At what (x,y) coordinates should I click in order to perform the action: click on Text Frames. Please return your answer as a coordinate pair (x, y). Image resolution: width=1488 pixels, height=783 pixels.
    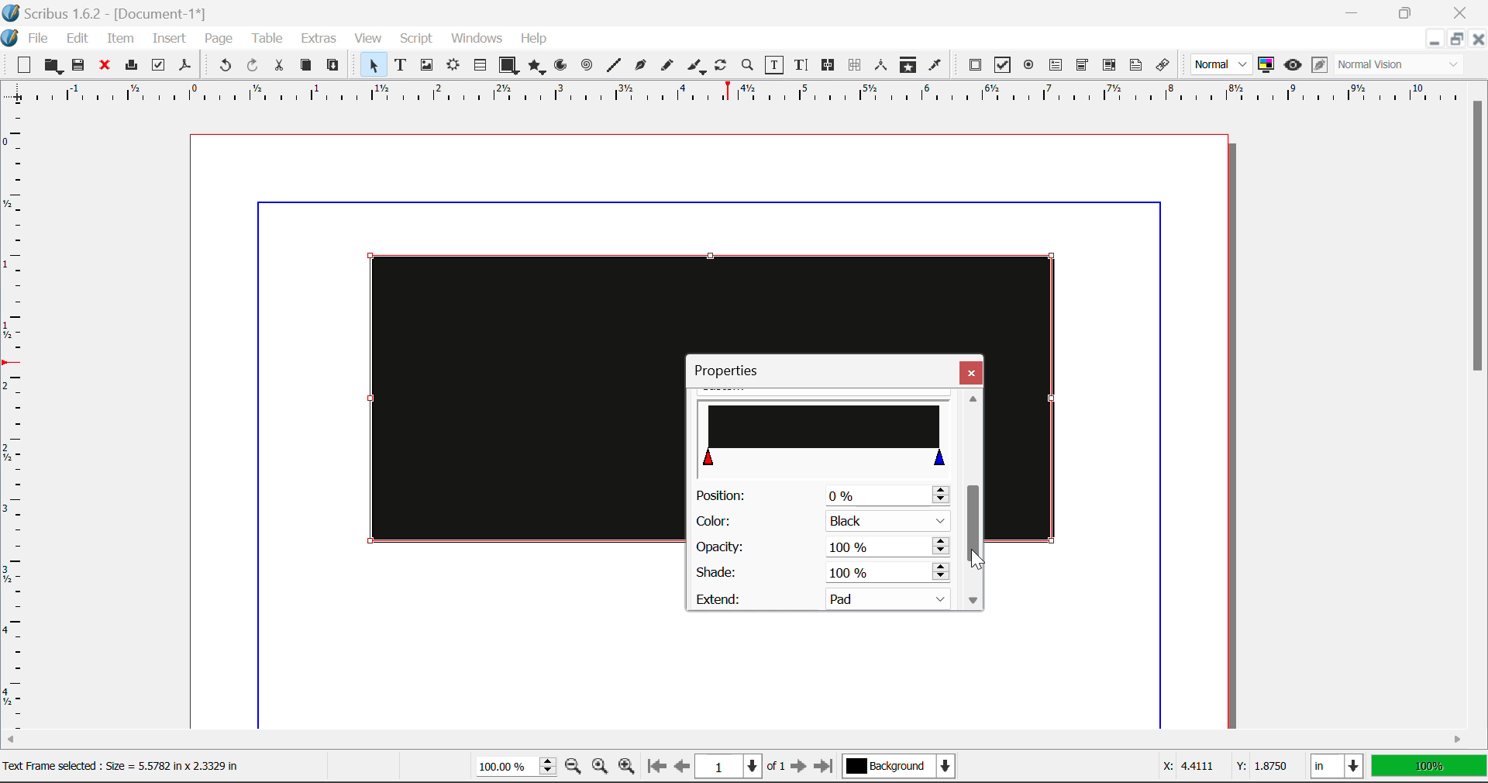
    Looking at the image, I should click on (401, 67).